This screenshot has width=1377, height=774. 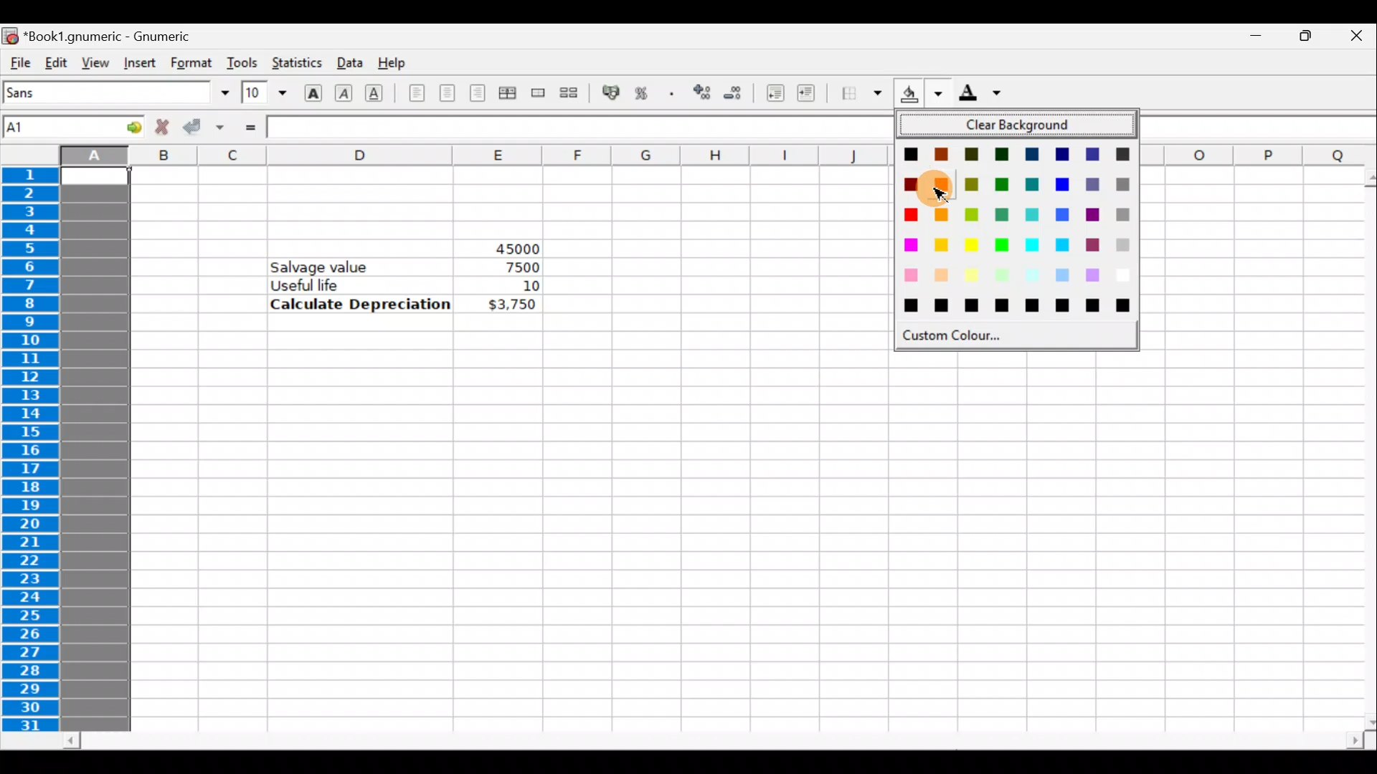 What do you see at coordinates (124, 126) in the screenshot?
I see `Go to` at bounding box center [124, 126].